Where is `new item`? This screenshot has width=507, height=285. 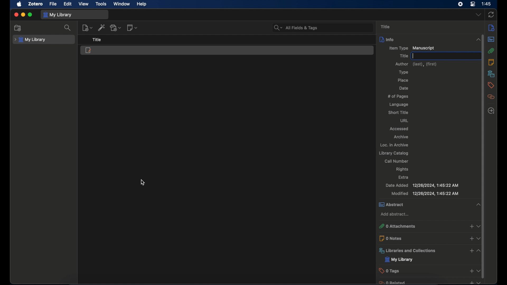
new item is located at coordinates (87, 28).